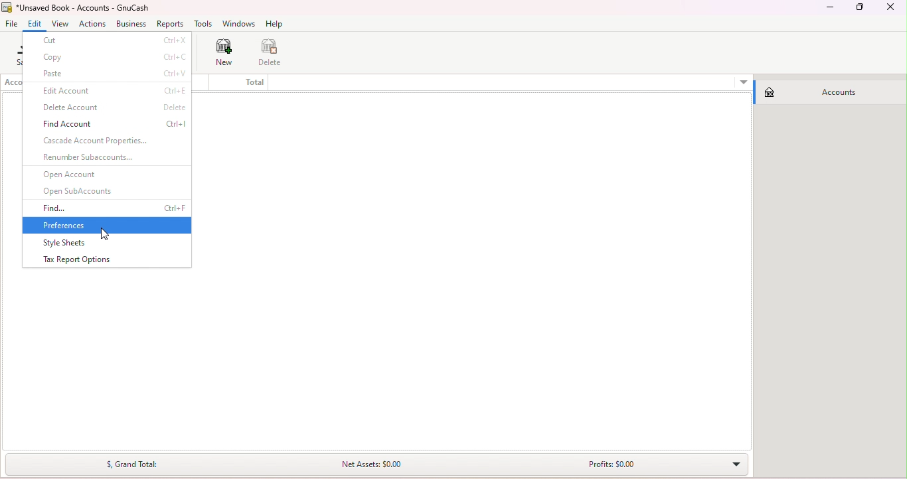 Image resolution: width=907 pixels, height=479 pixels. What do you see at coordinates (96, 174) in the screenshot?
I see `Open accounts` at bounding box center [96, 174].